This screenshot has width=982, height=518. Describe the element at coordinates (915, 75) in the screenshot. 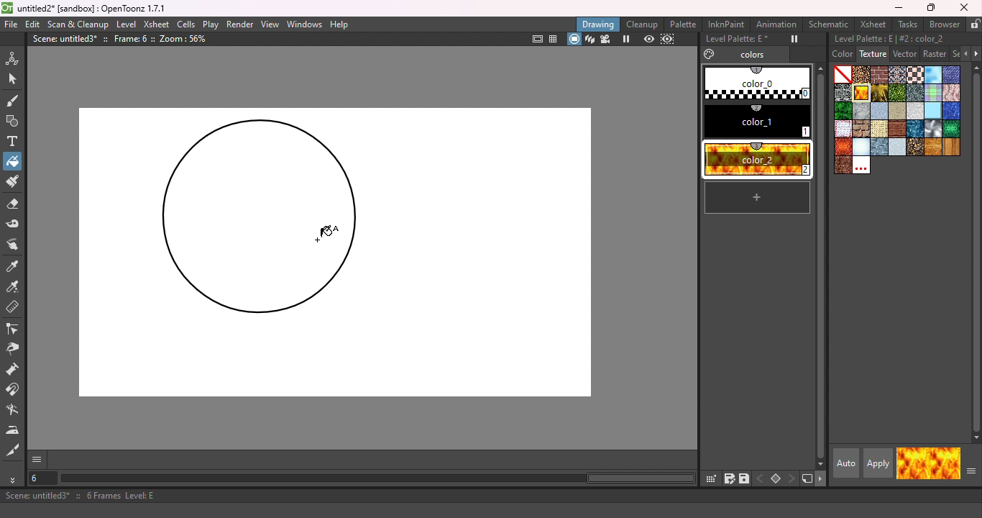

I see `Chessboard.bmp` at that location.